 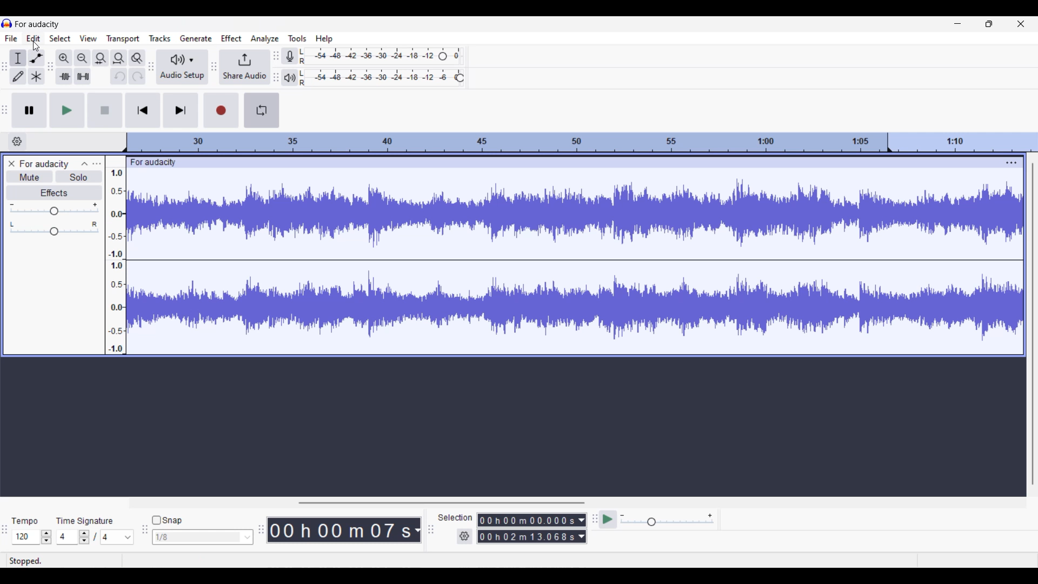 I want to click on 4 /4, so click(x=96, y=537).